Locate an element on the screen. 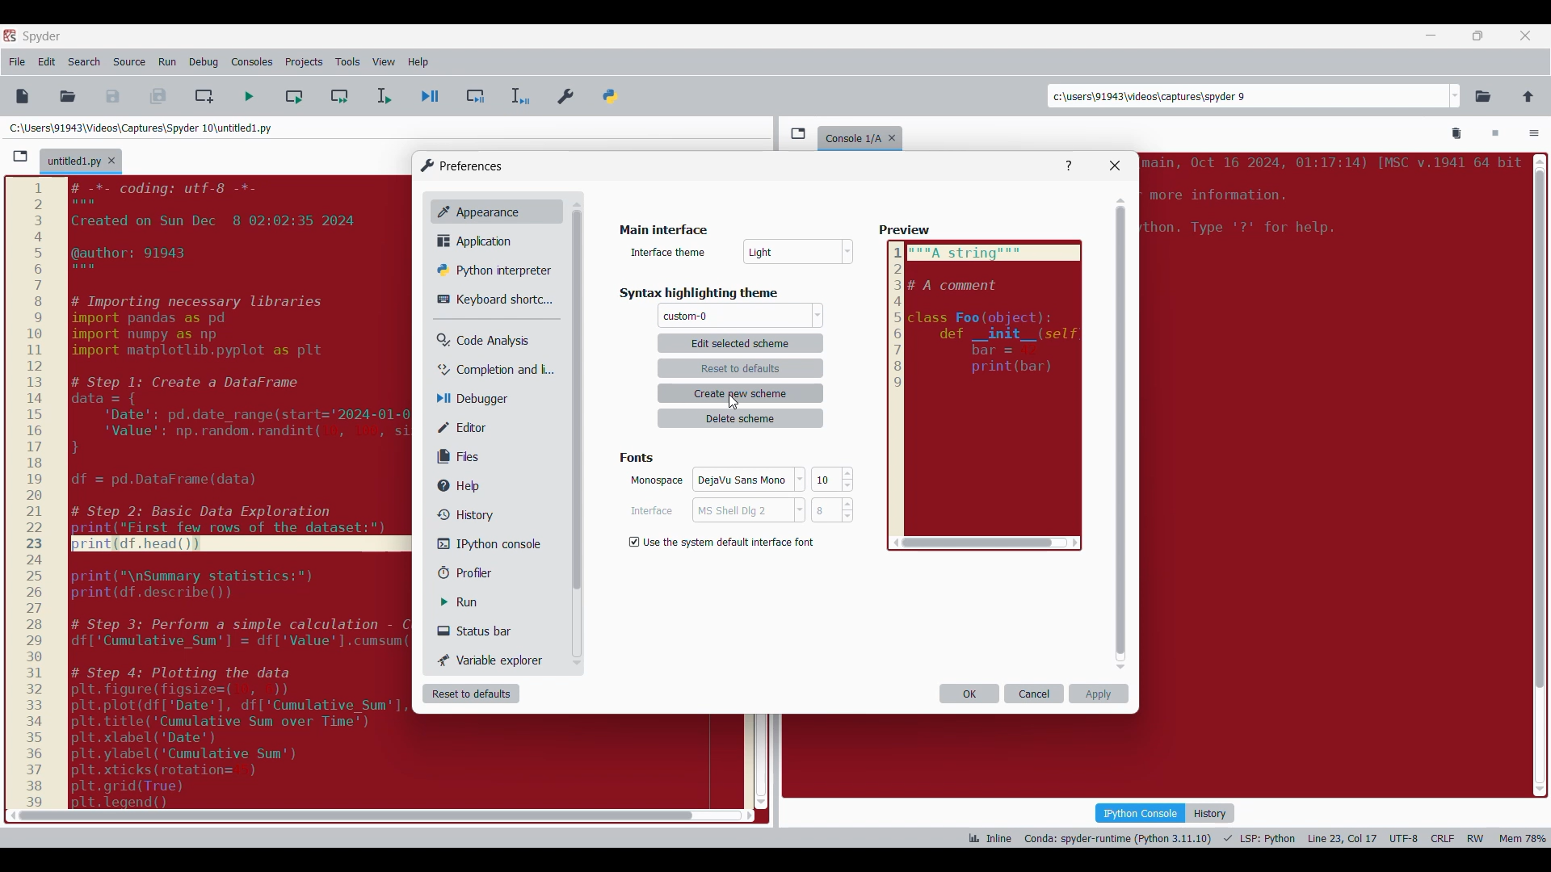 Image resolution: width=1551 pixels, height=872 pixels. Source menu is located at coordinates (128, 62).